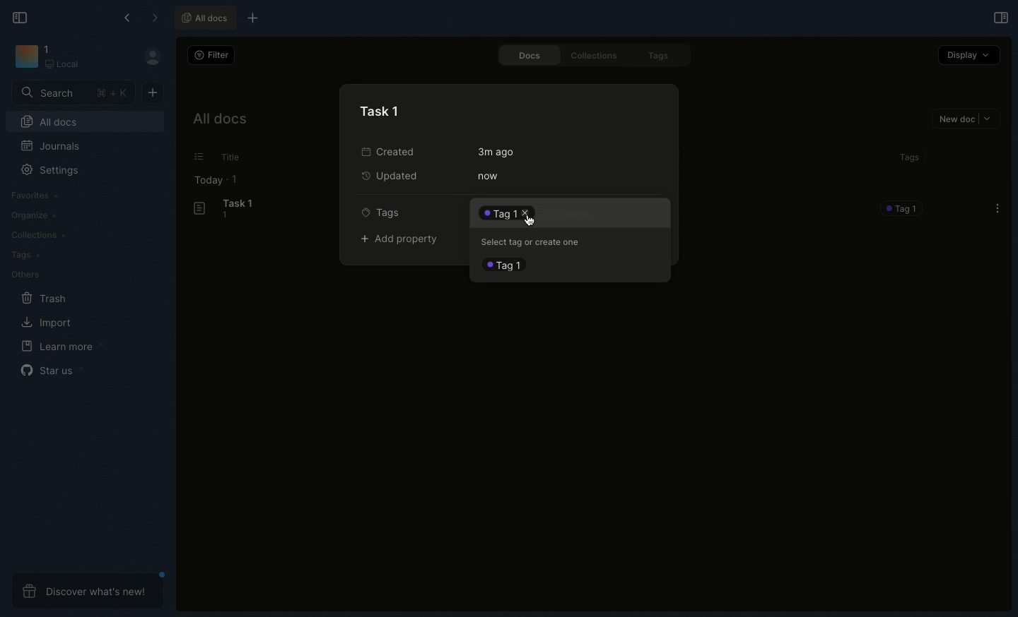  I want to click on Settings, so click(47, 169).